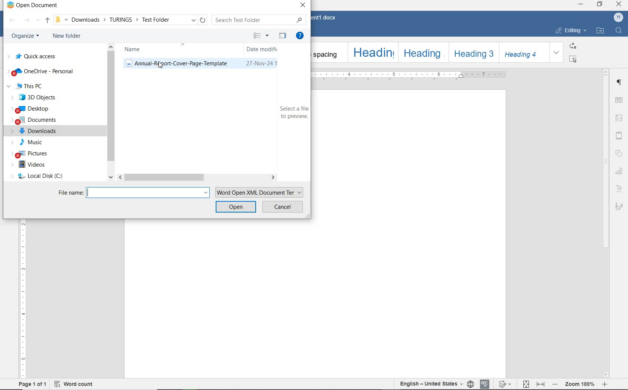 This screenshot has height=390, width=628. What do you see at coordinates (618, 206) in the screenshot?
I see `signature` at bounding box center [618, 206].